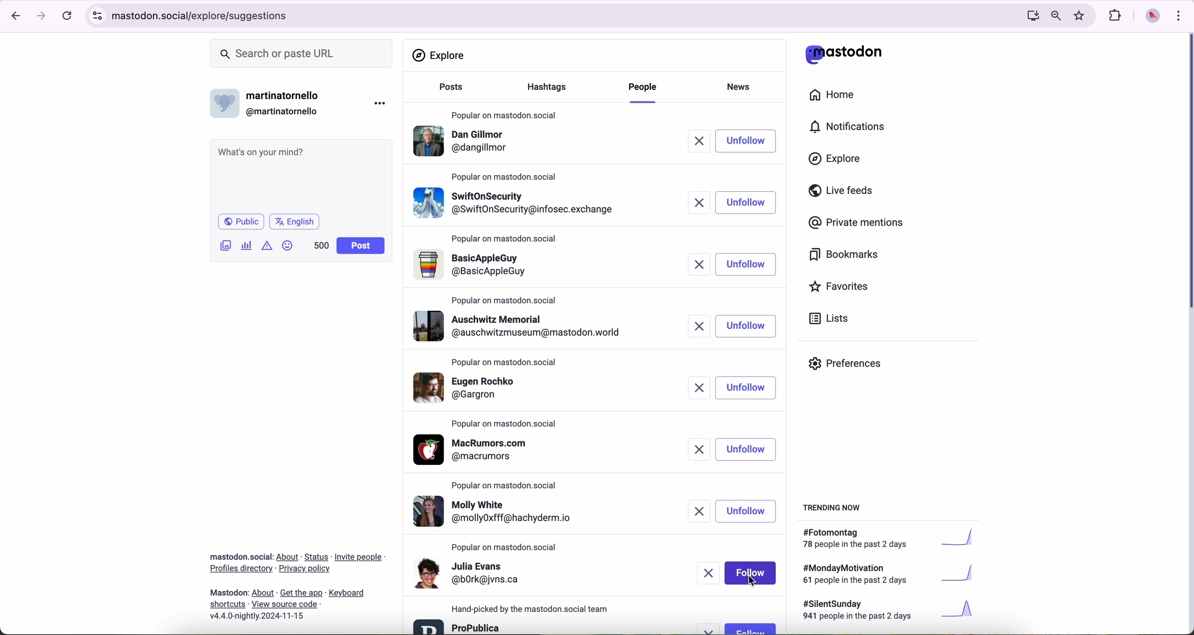 This screenshot has height=635, width=1194. I want to click on #mondaymotivation, so click(887, 574).